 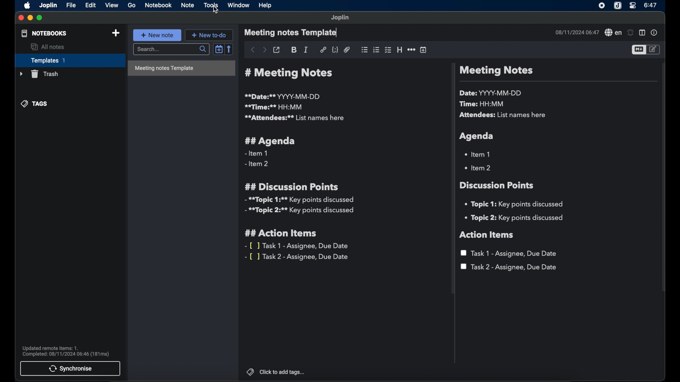 What do you see at coordinates (132, 5) in the screenshot?
I see `go` at bounding box center [132, 5].